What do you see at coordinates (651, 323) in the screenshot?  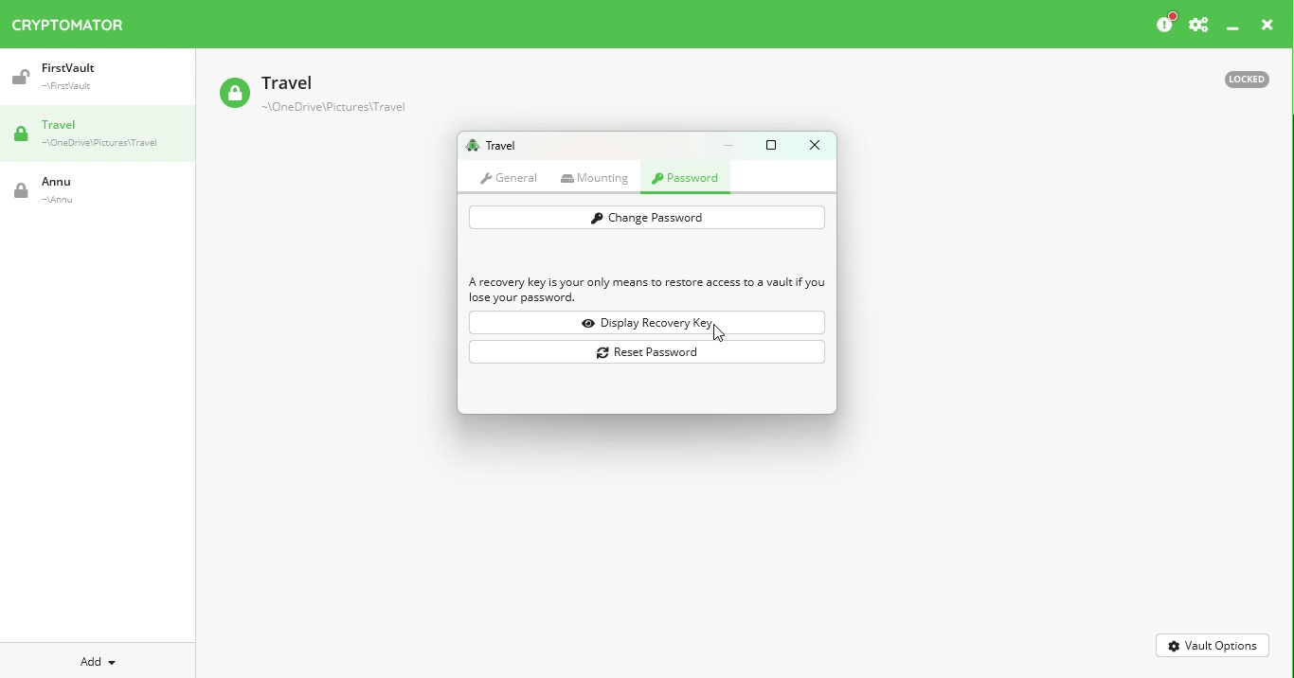 I see `Display recovery key` at bounding box center [651, 323].